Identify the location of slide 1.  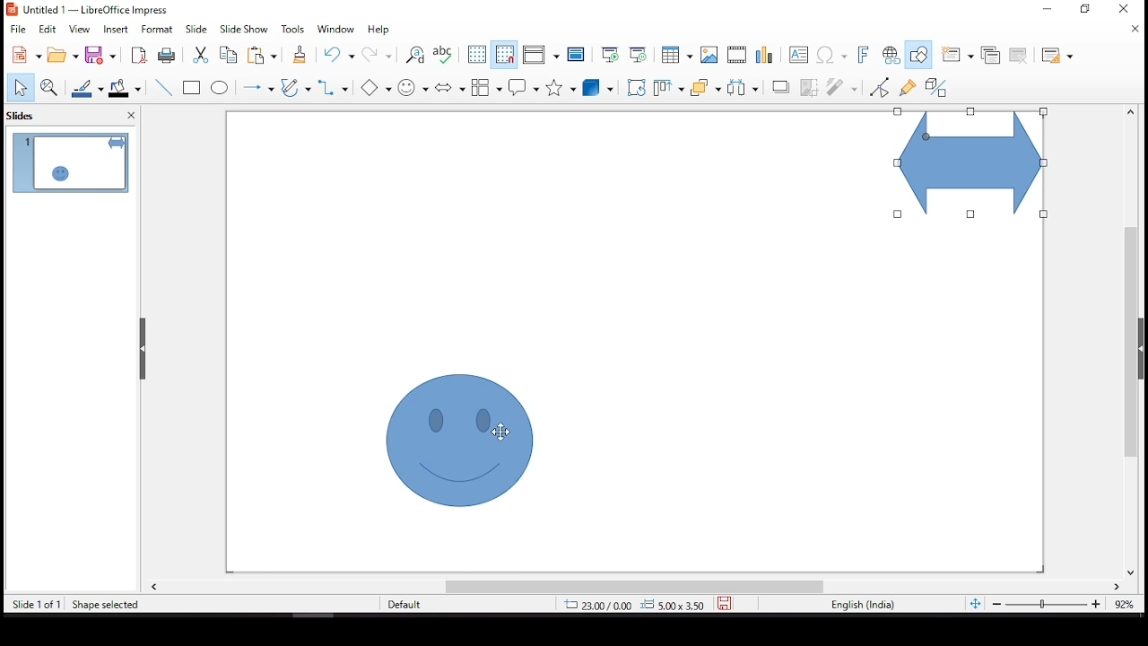
(70, 162).